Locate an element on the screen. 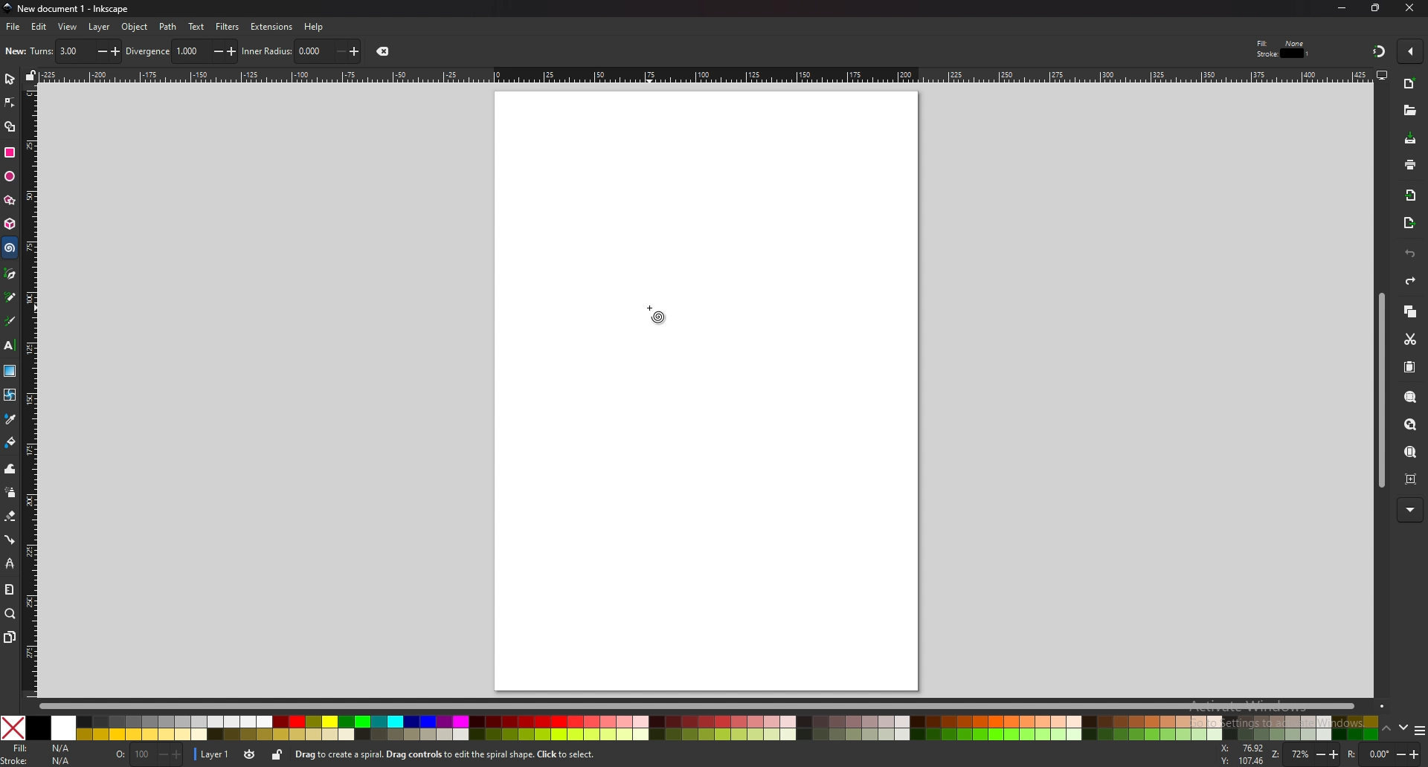 The width and height of the screenshot is (1428, 767). layer is located at coordinates (100, 26).